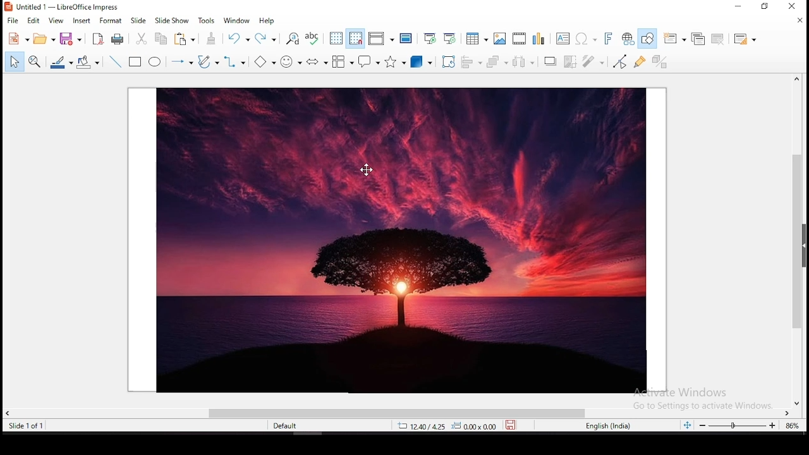 This screenshot has width=809, height=455. What do you see at coordinates (61, 61) in the screenshot?
I see `line color` at bounding box center [61, 61].